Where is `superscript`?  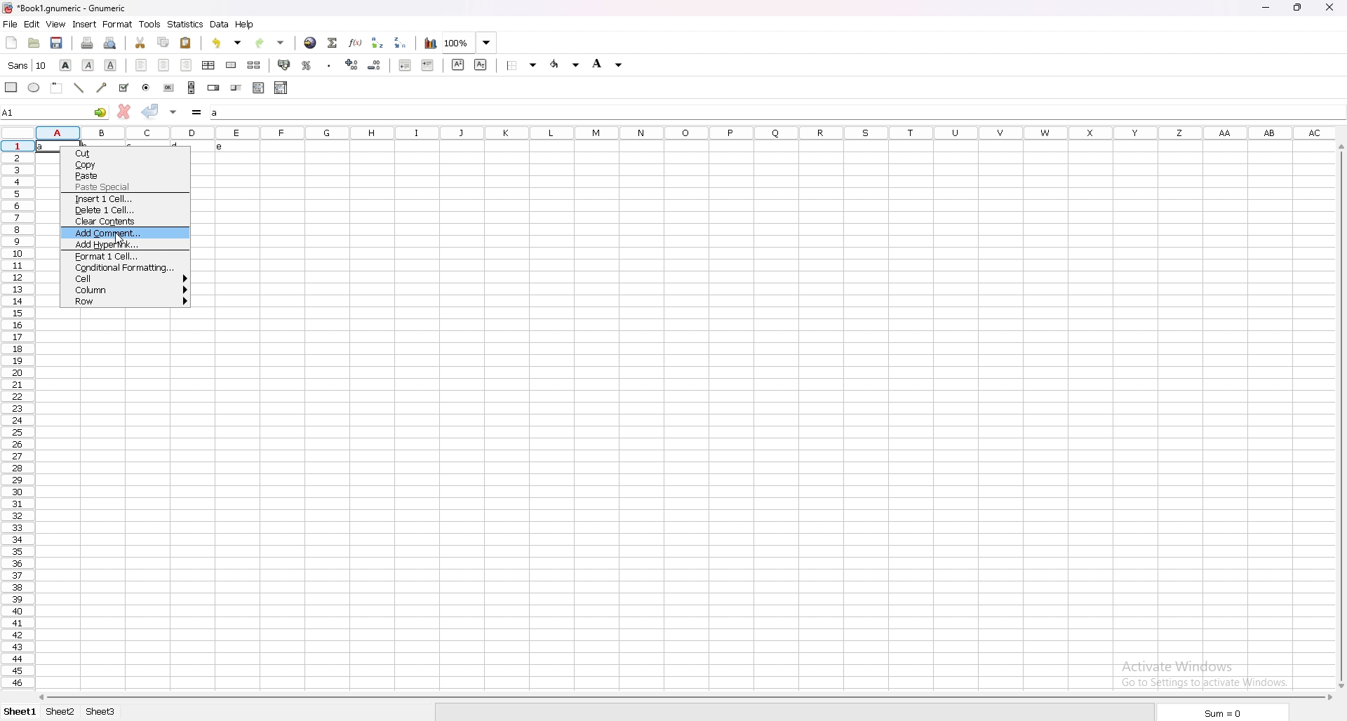
superscript is located at coordinates (459, 65).